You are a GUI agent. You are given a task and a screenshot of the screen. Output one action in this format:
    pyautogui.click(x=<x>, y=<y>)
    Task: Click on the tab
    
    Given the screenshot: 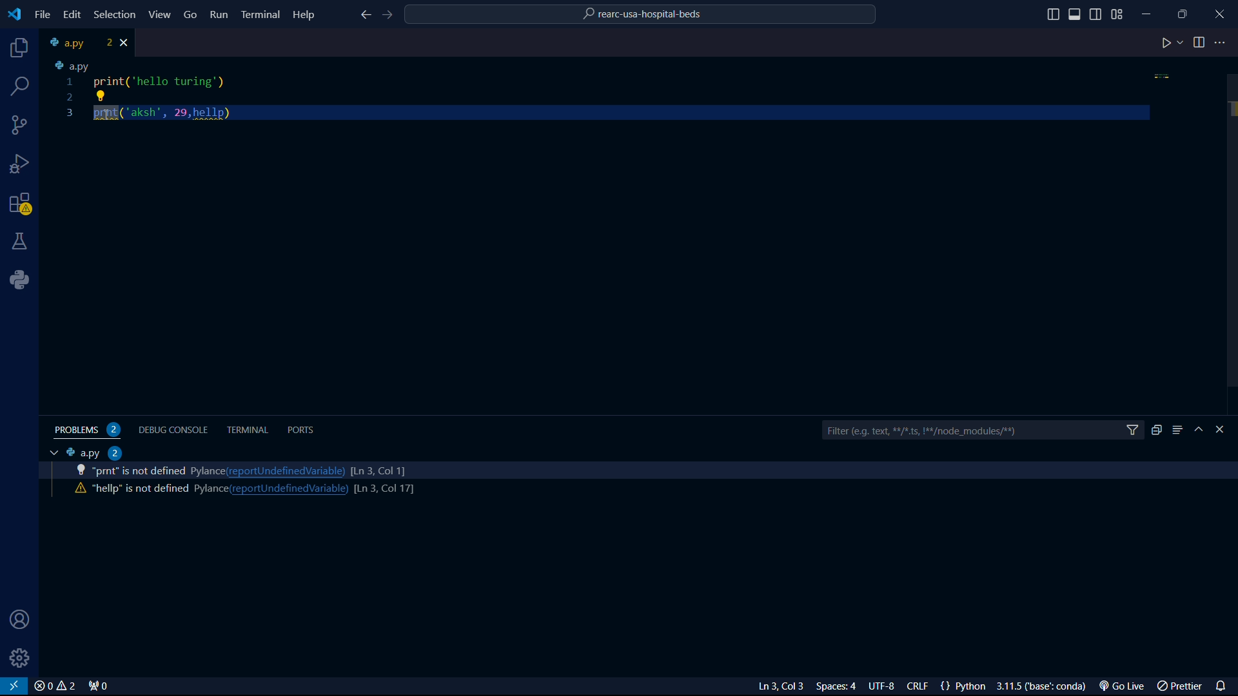 What is the action you would take?
    pyautogui.click(x=50, y=453)
    